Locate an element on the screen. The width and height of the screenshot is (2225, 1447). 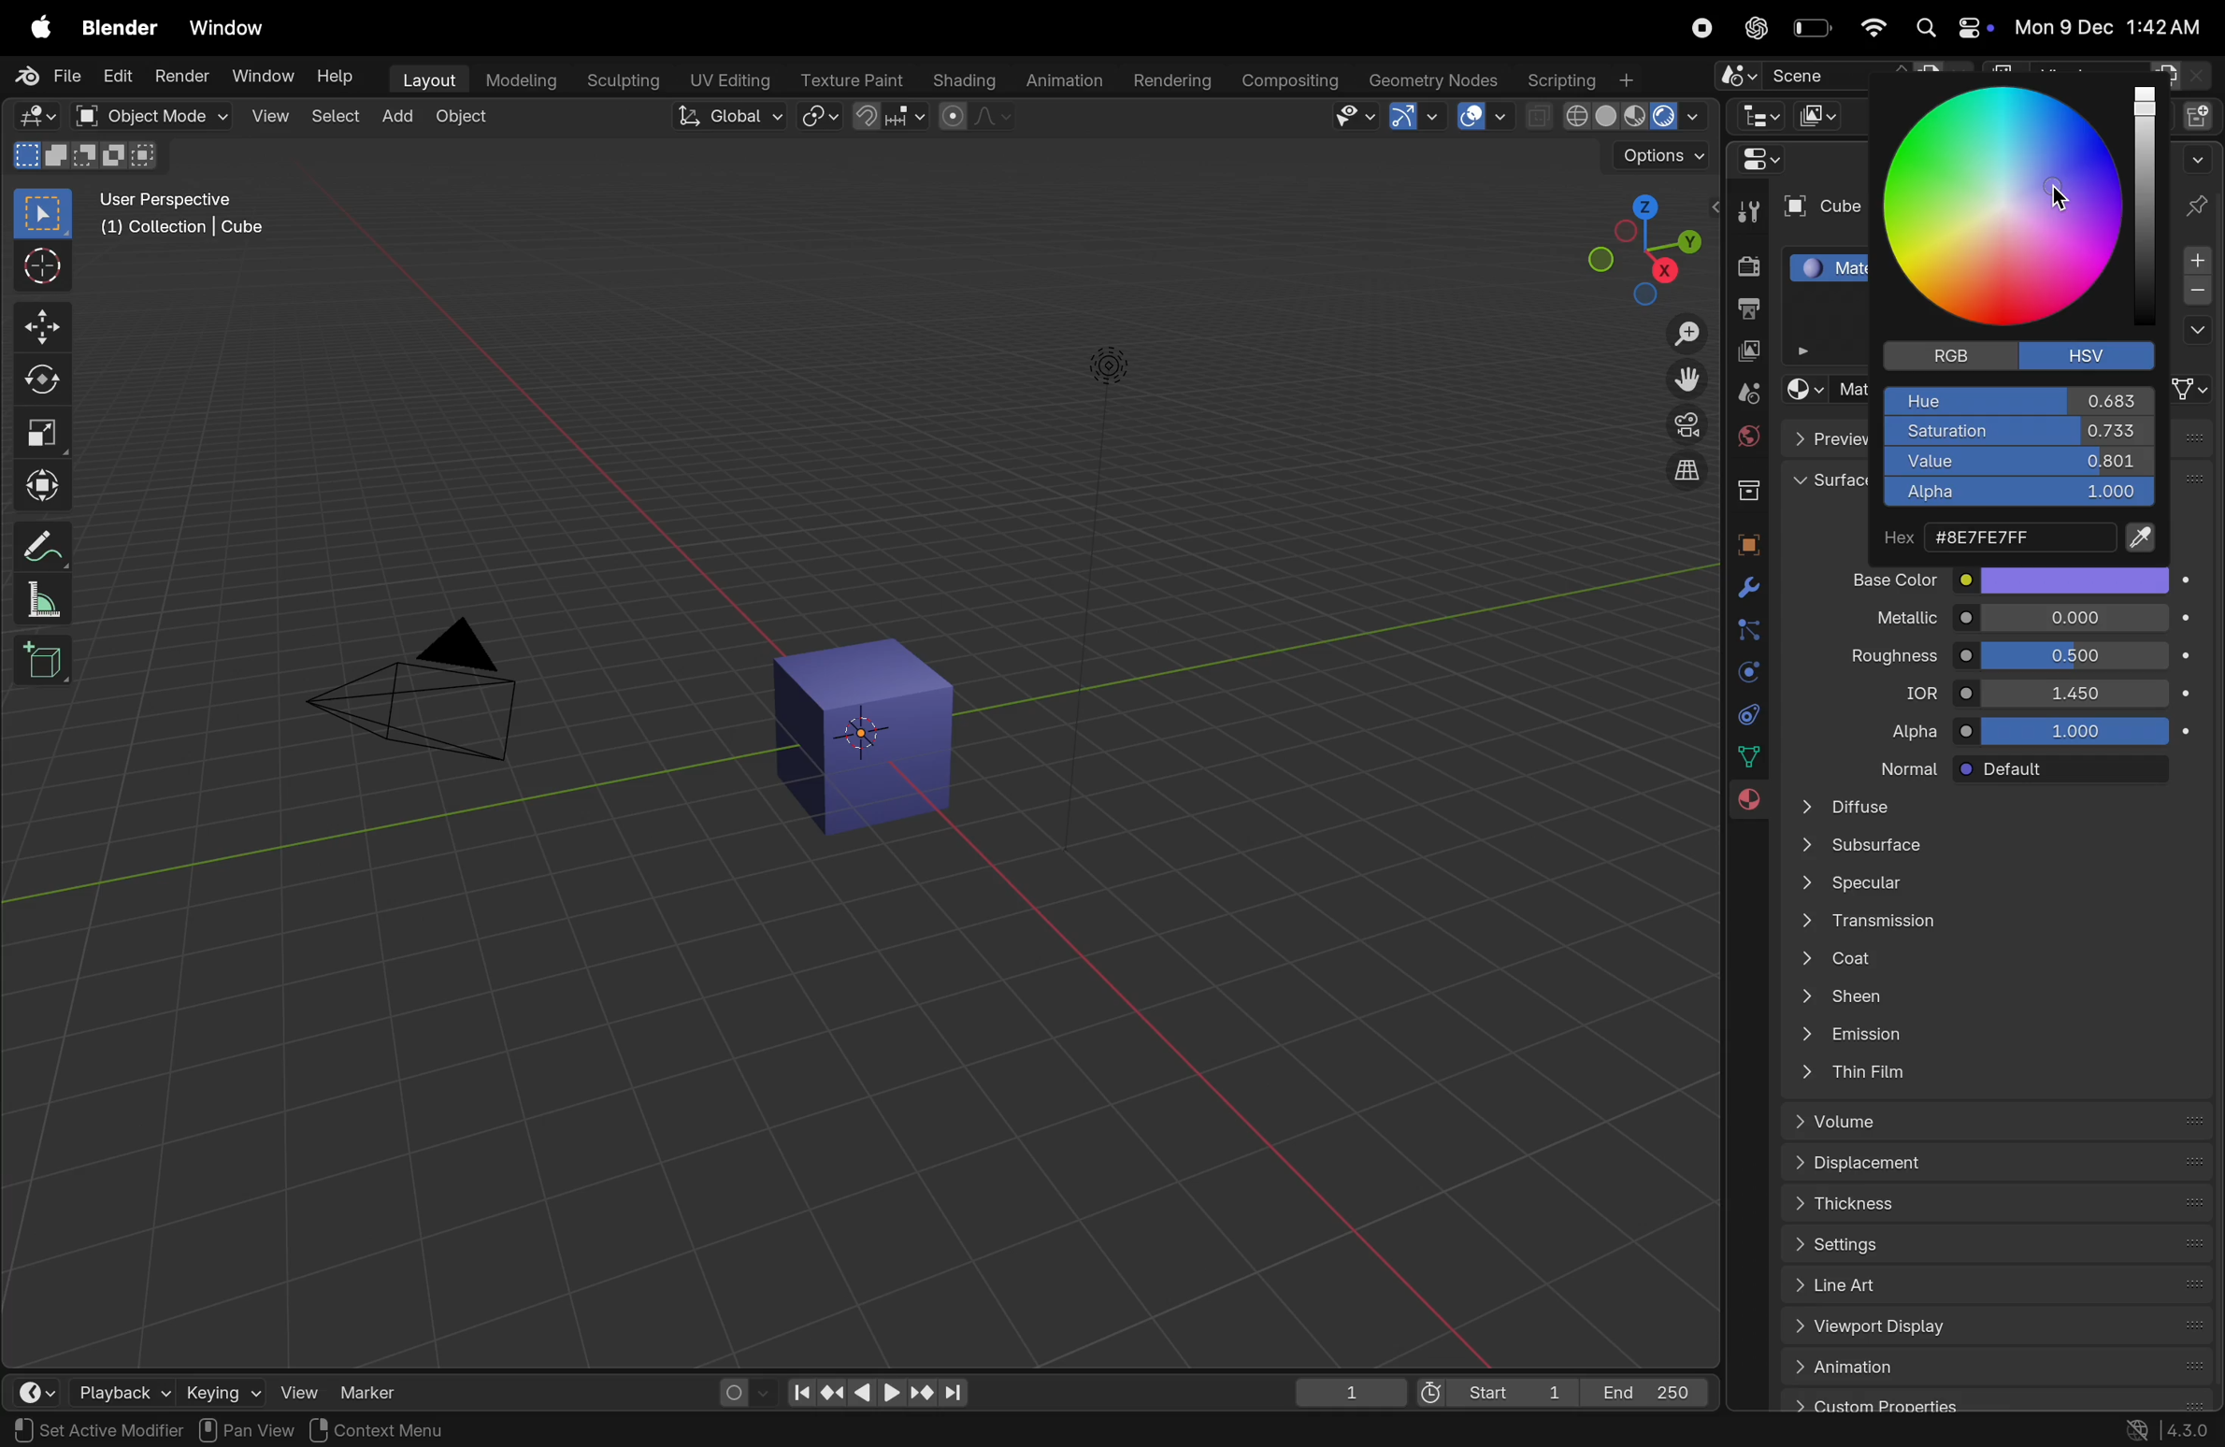
Cube is located at coordinates (1818, 208).